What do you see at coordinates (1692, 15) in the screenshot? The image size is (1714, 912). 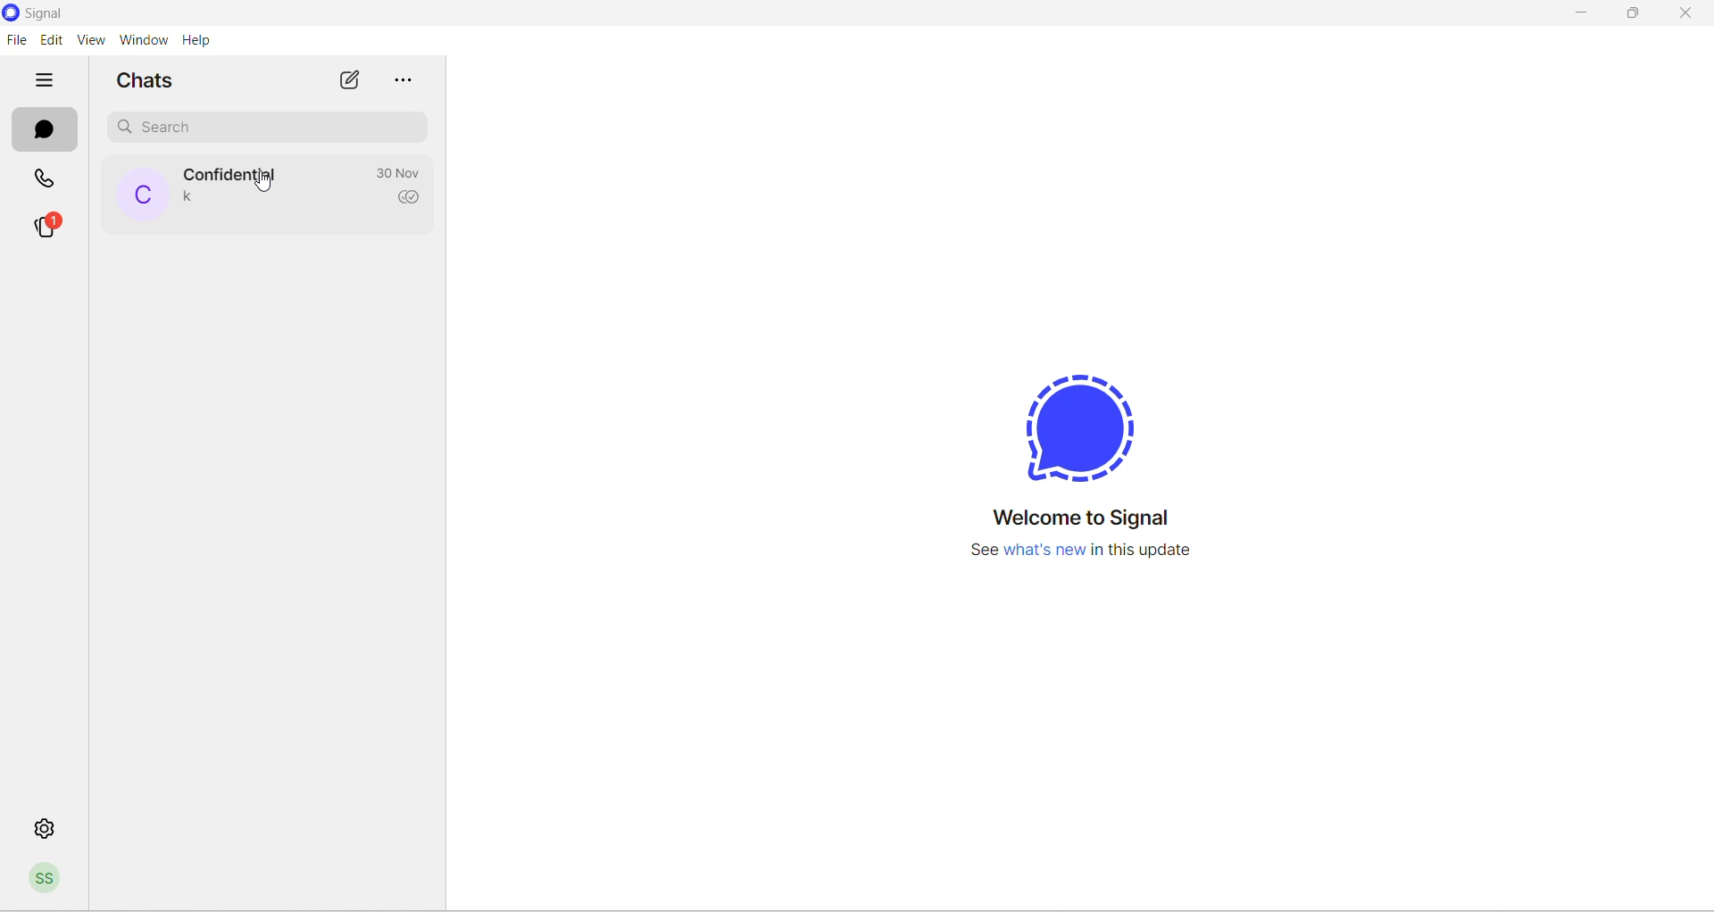 I see `close` at bounding box center [1692, 15].